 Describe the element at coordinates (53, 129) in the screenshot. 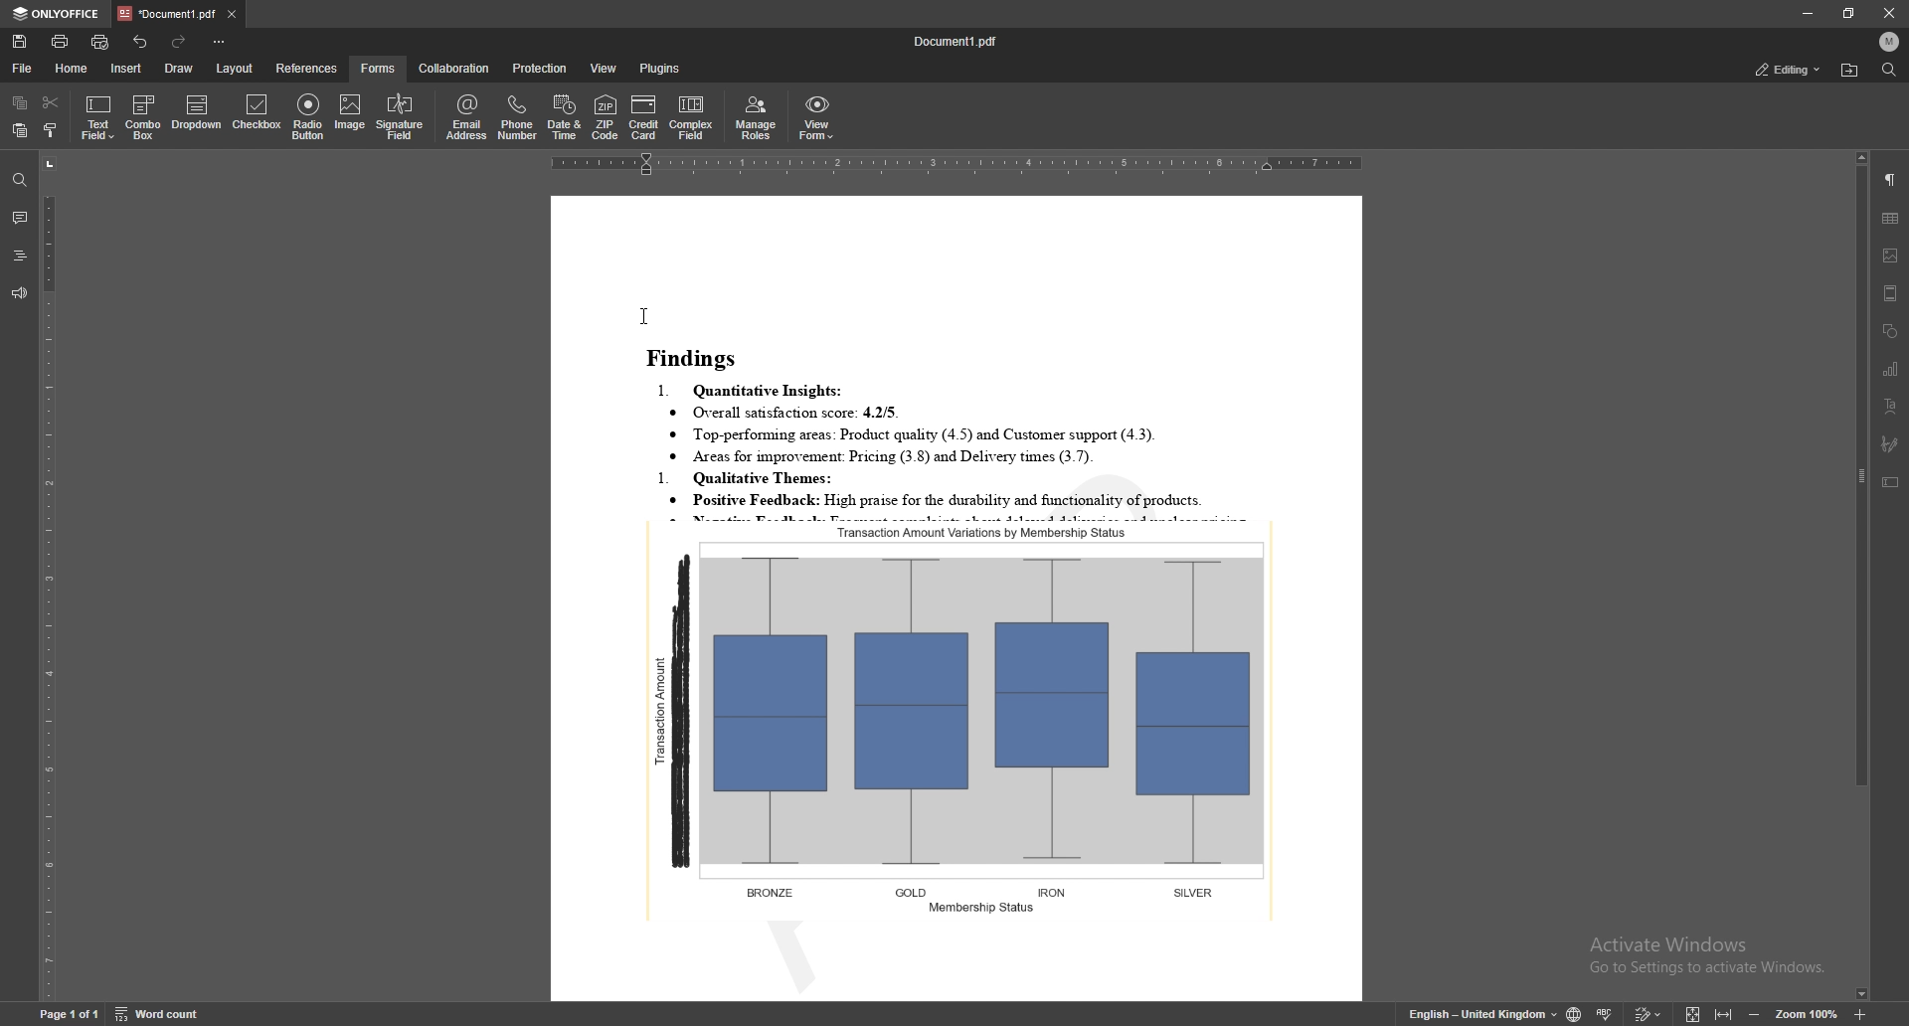

I see `copy style` at that location.